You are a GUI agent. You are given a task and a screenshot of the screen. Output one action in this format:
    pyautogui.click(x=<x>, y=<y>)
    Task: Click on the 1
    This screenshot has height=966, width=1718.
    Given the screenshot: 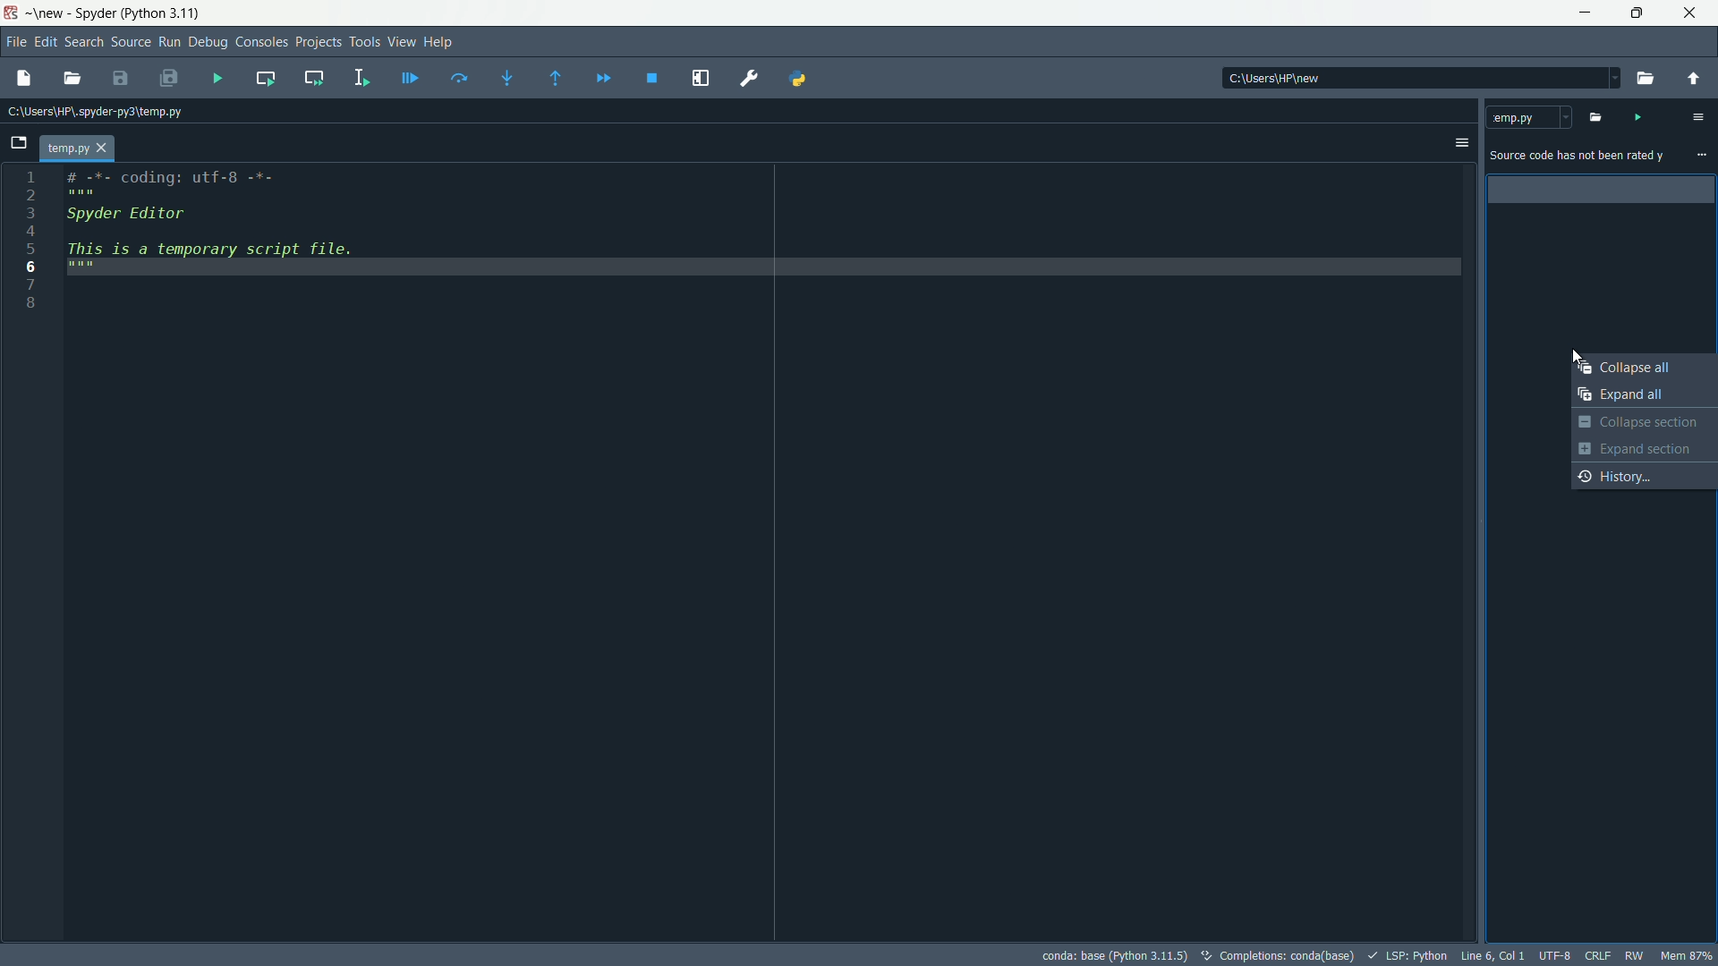 What is the action you would take?
    pyautogui.click(x=30, y=177)
    